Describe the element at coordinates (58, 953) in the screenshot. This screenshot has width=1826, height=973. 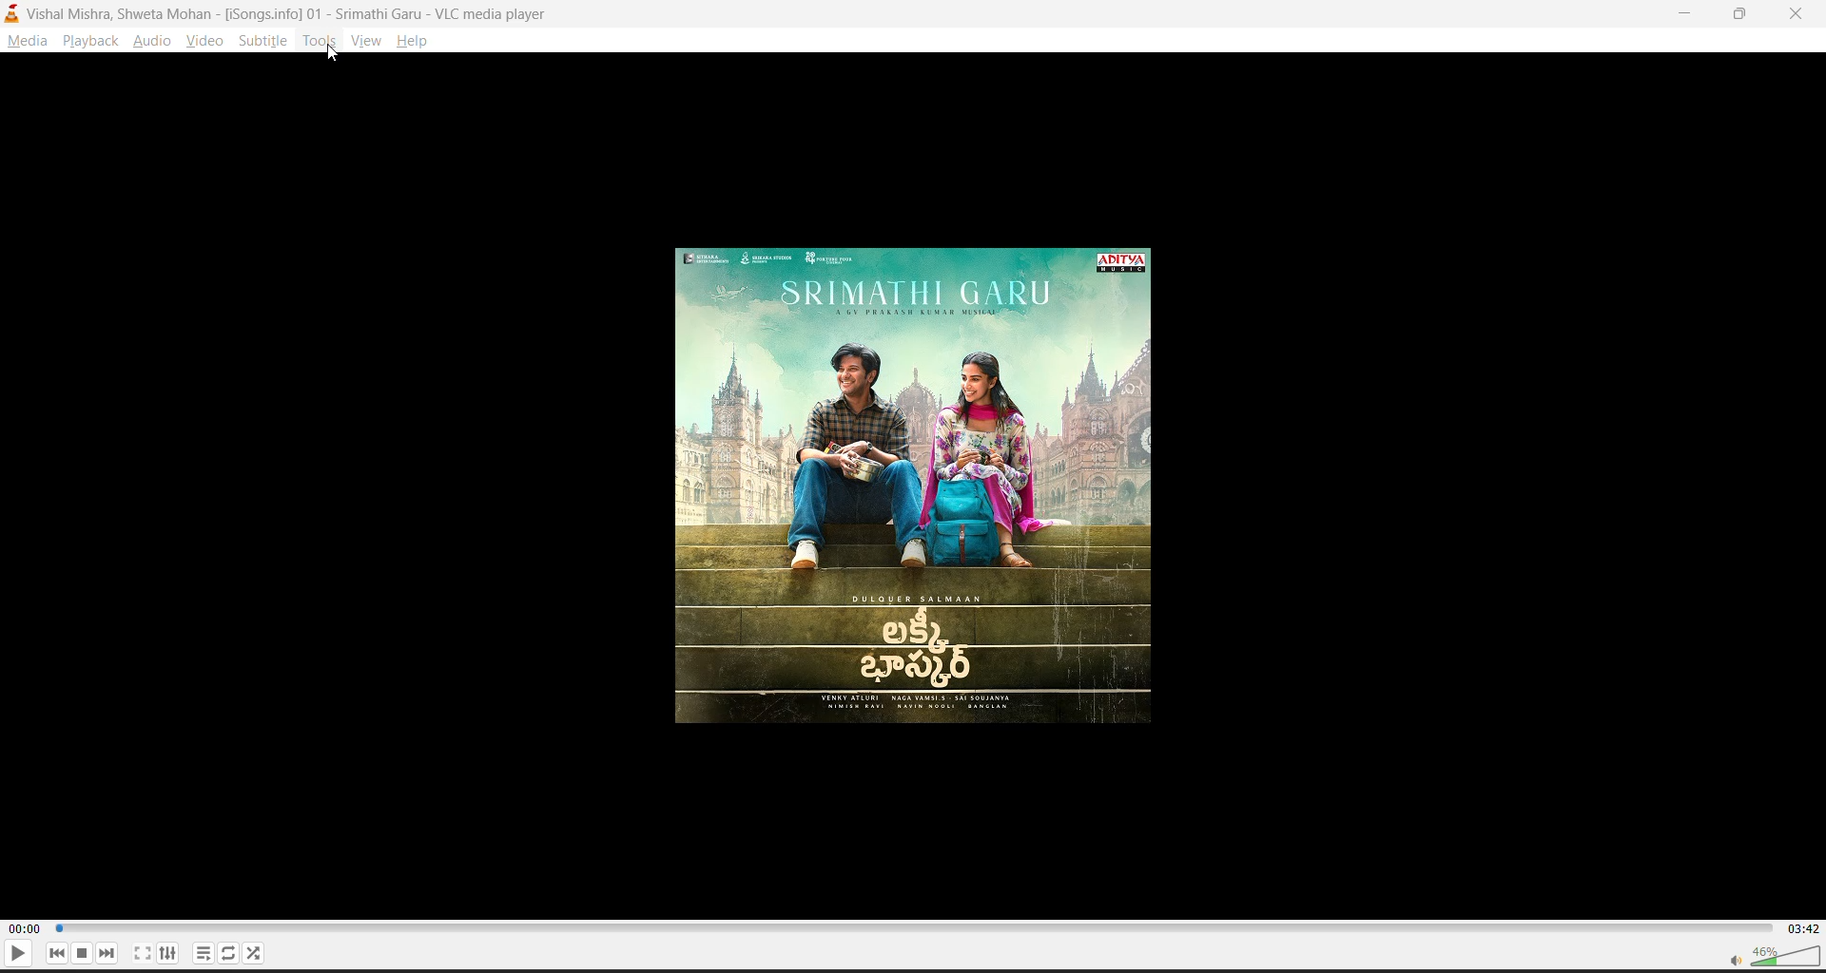
I see `previous` at that location.